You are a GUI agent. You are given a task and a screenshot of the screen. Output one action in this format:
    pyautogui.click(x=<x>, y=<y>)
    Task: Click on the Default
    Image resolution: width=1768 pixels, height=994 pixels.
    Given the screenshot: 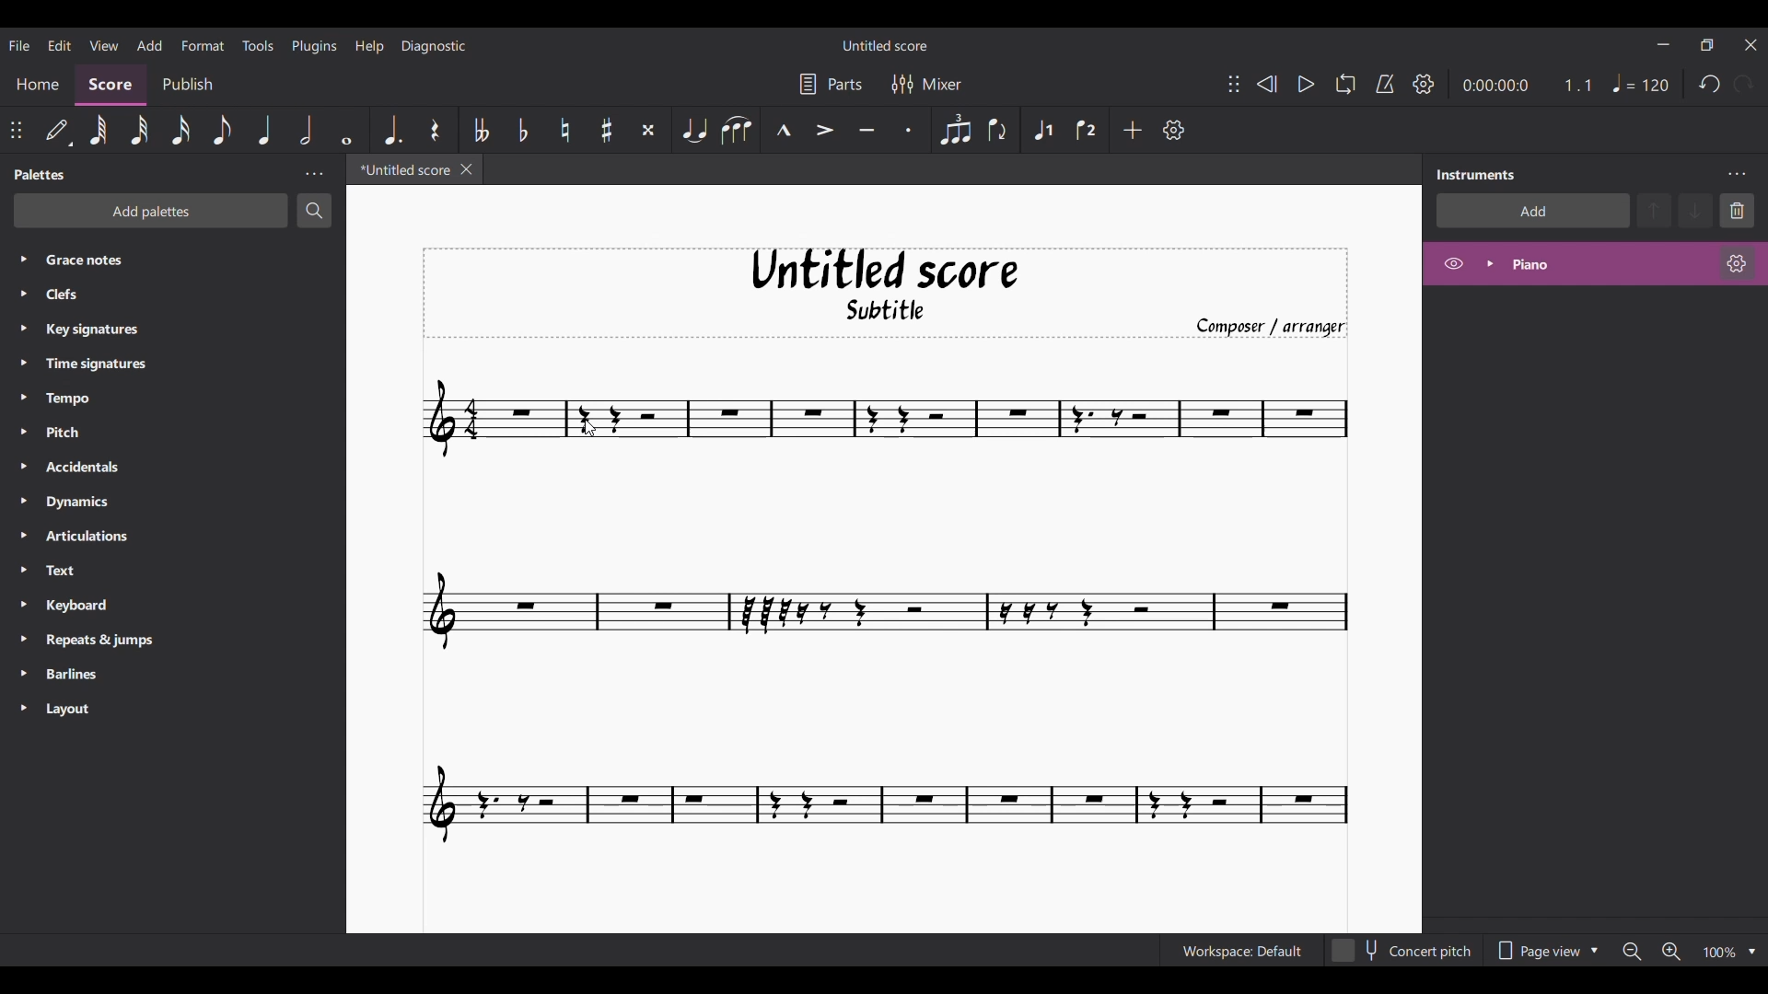 What is the action you would take?
    pyautogui.click(x=58, y=129)
    